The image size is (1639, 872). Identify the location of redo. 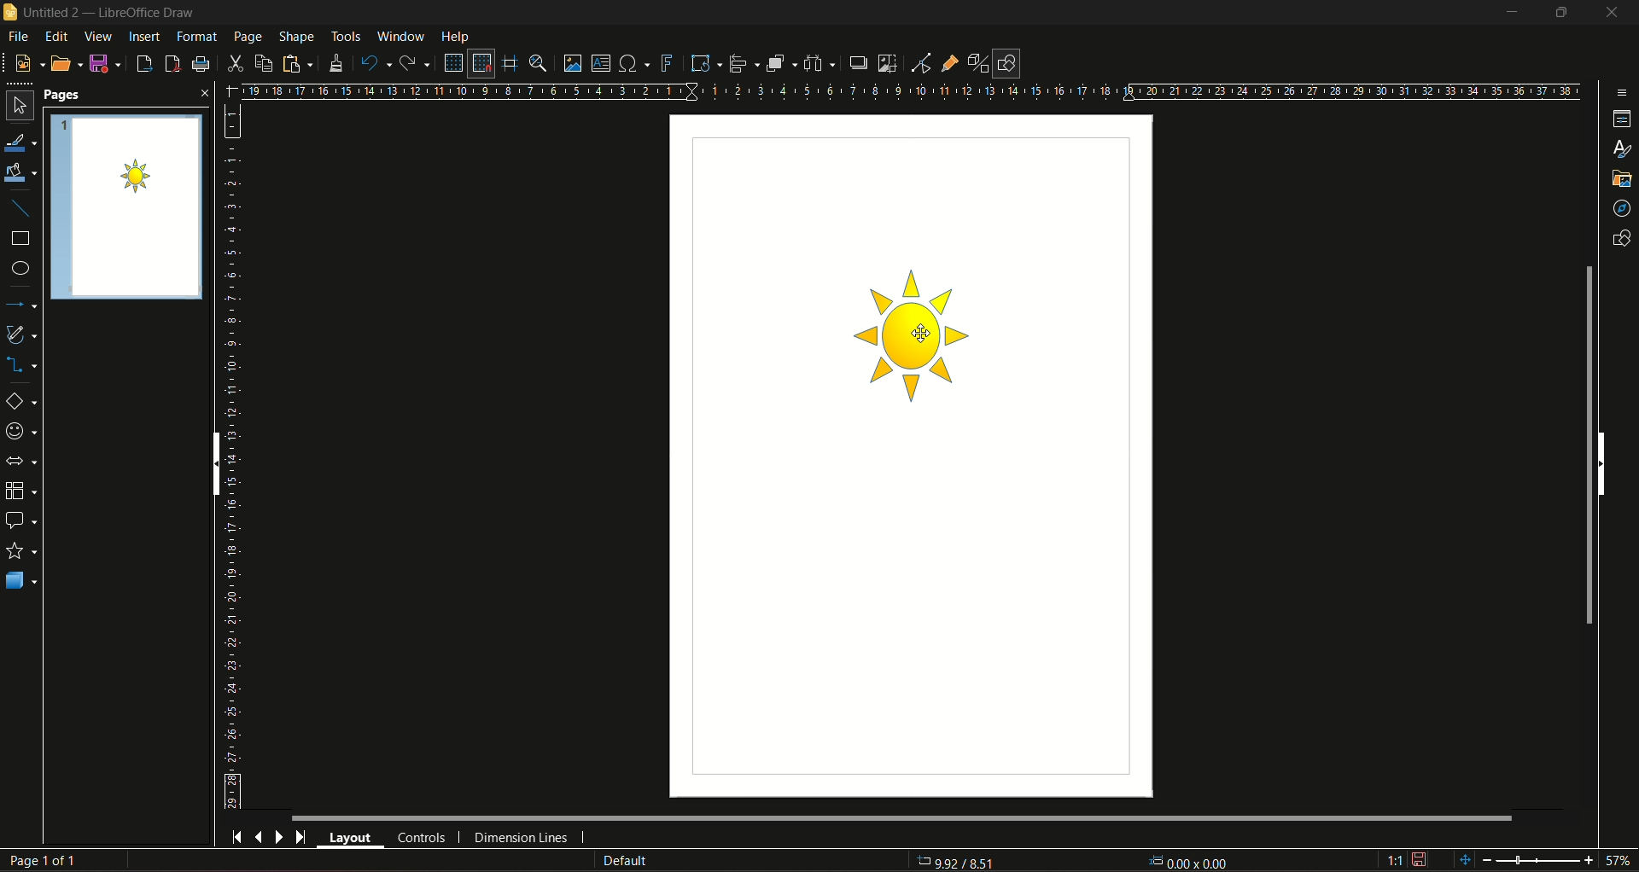
(416, 63).